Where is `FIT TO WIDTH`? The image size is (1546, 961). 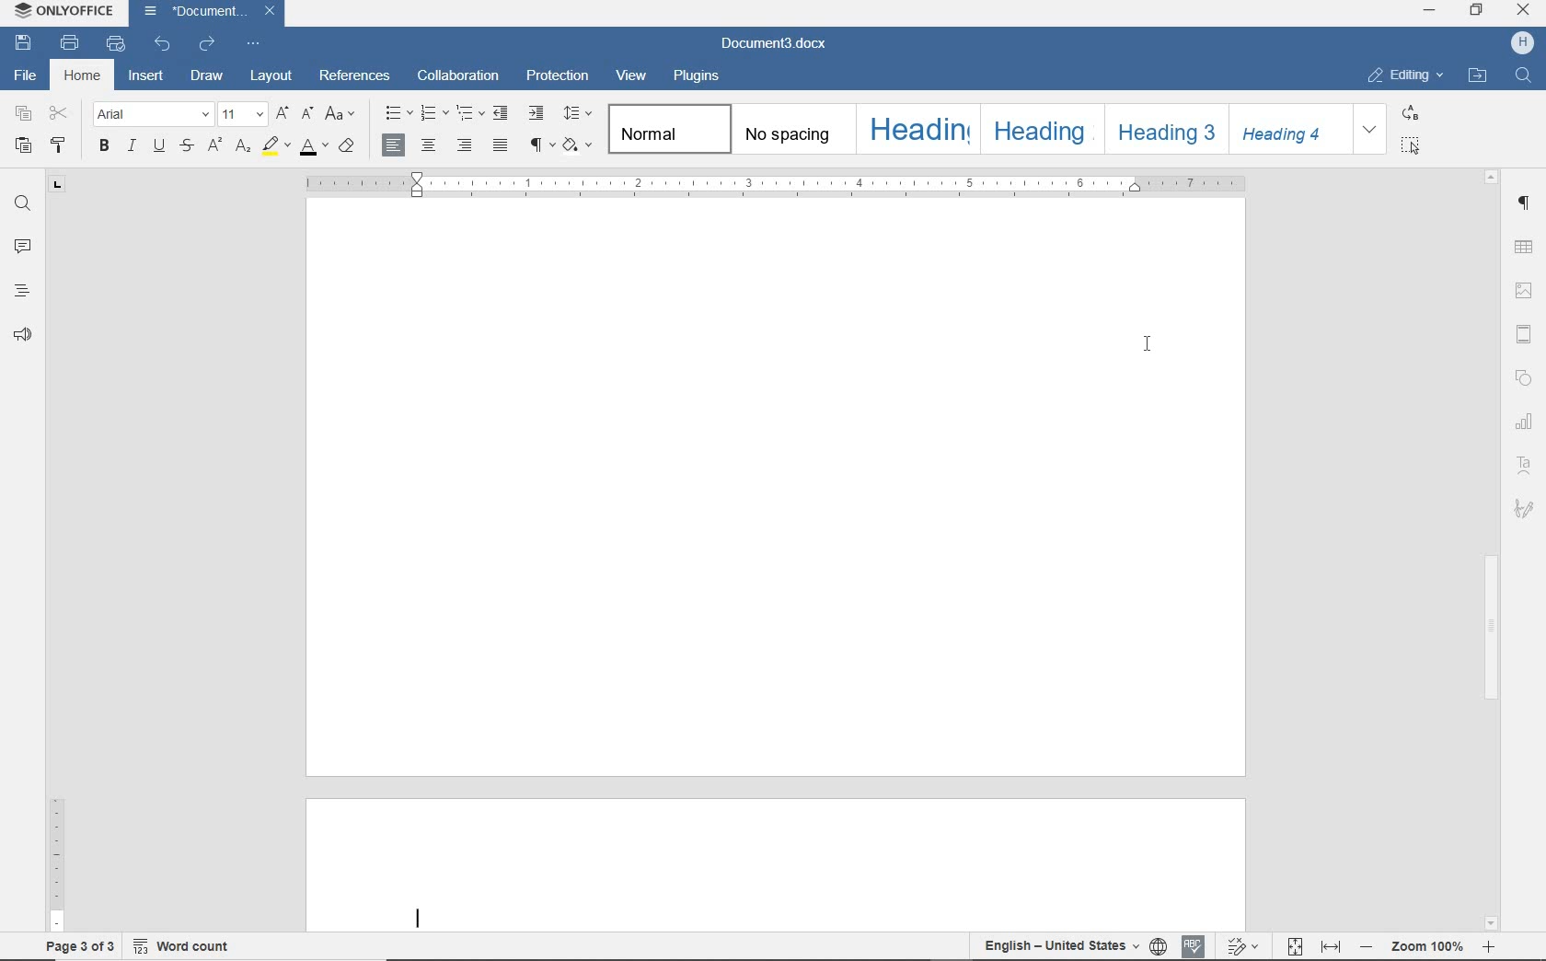 FIT TO WIDTH is located at coordinates (1330, 946).